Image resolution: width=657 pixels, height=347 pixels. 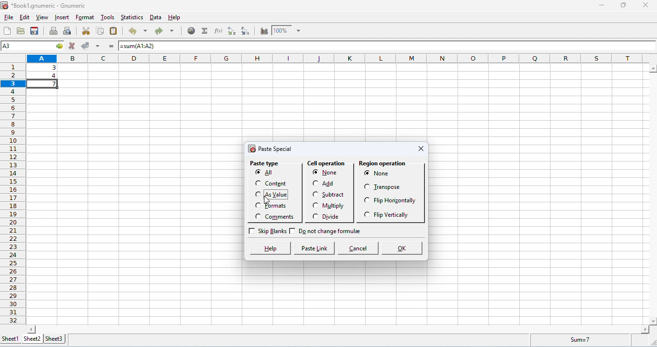 What do you see at coordinates (278, 194) in the screenshot?
I see `as value` at bounding box center [278, 194].